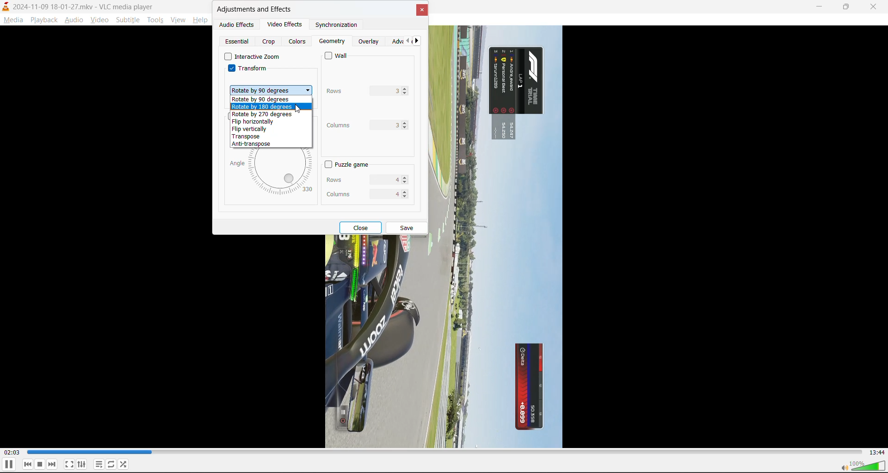 Image resolution: width=888 pixels, height=473 pixels. What do you see at coordinates (99, 22) in the screenshot?
I see `video` at bounding box center [99, 22].